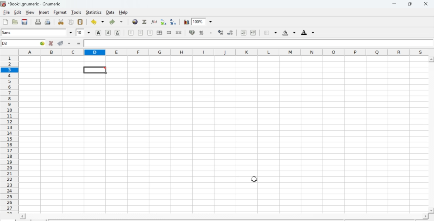 Image resolution: width=434 pixels, height=221 pixels. I want to click on Close, so click(426, 4).